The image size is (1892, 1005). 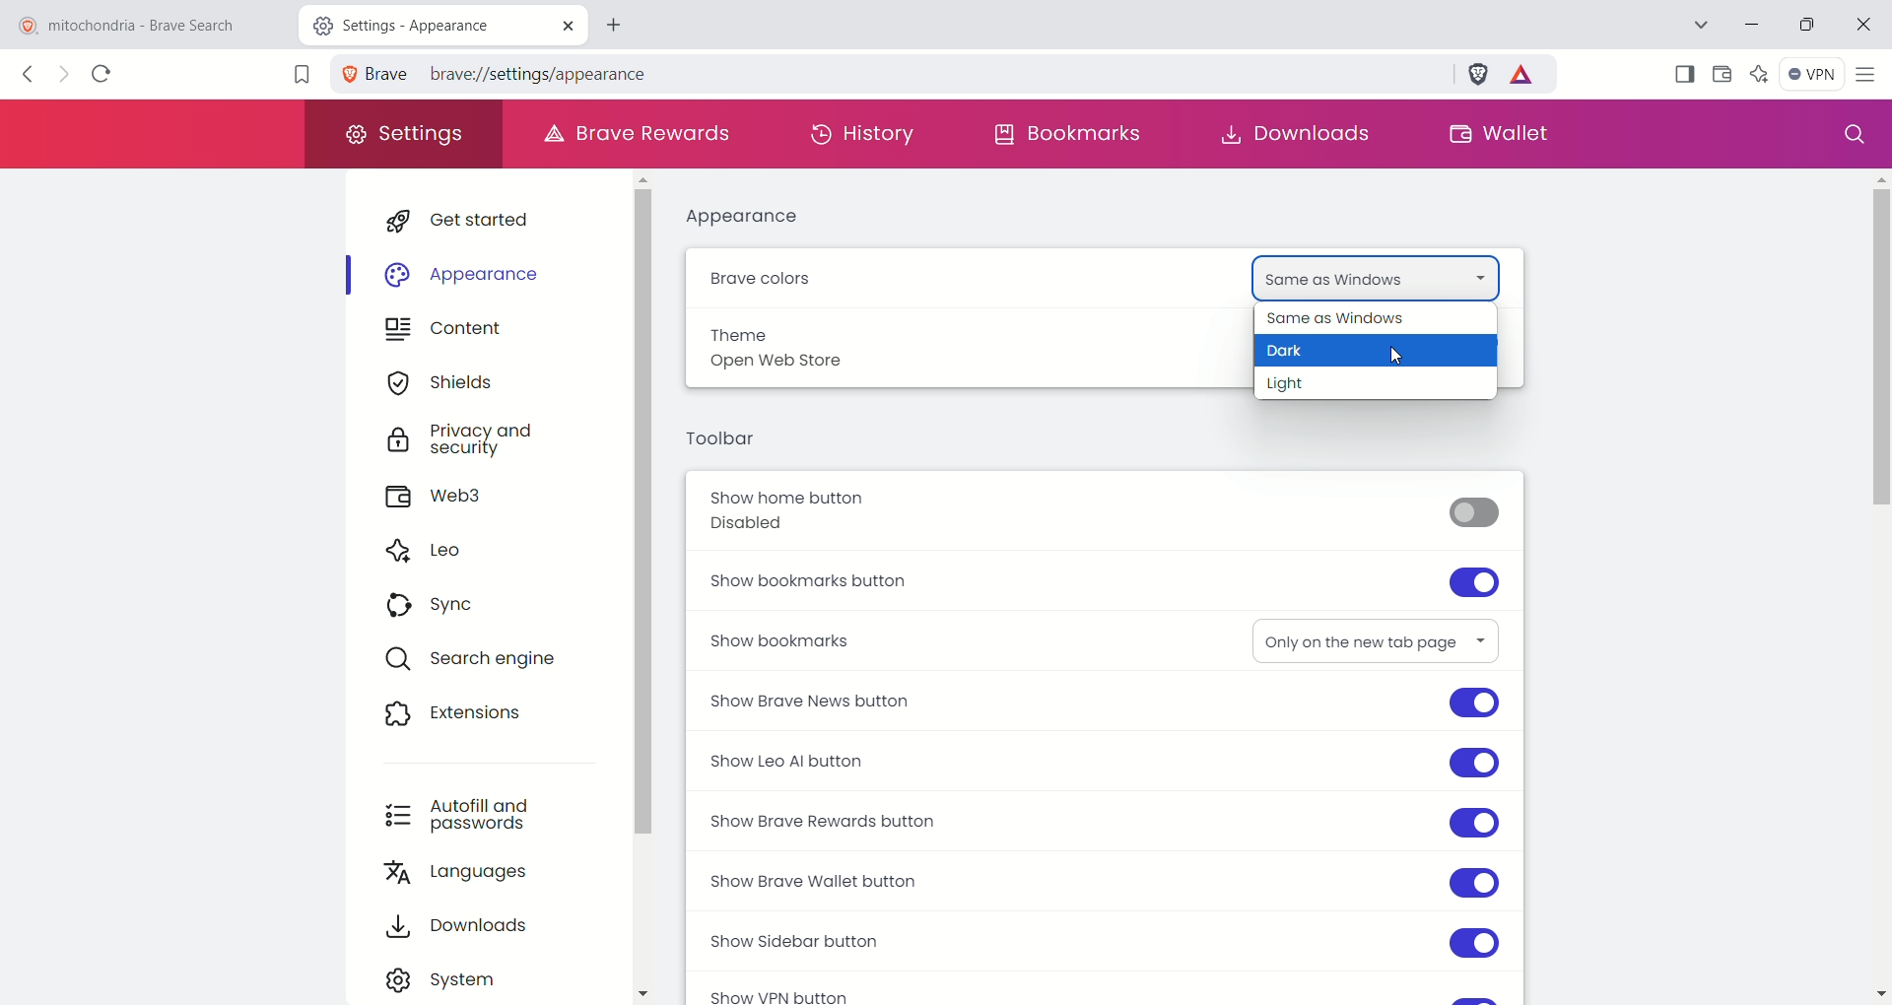 I want to click on search tab, so click(x=1698, y=24).